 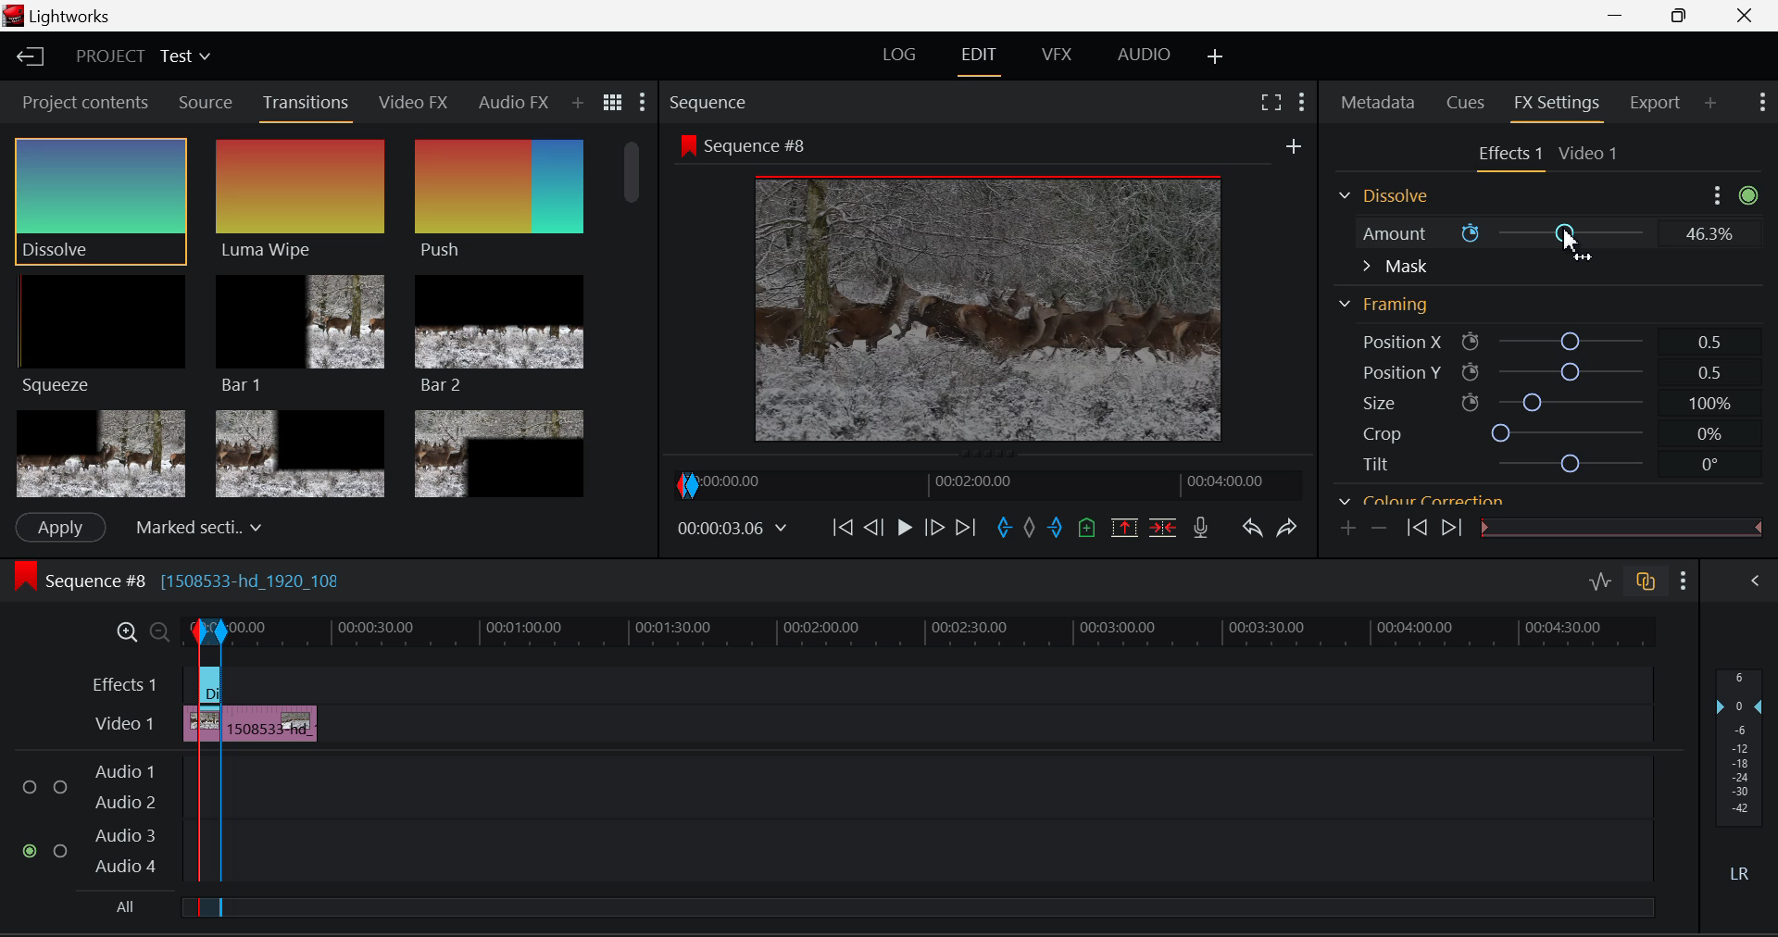 What do you see at coordinates (1539, 371) in the screenshot?
I see `Position Y` at bounding box center [1539, 371].